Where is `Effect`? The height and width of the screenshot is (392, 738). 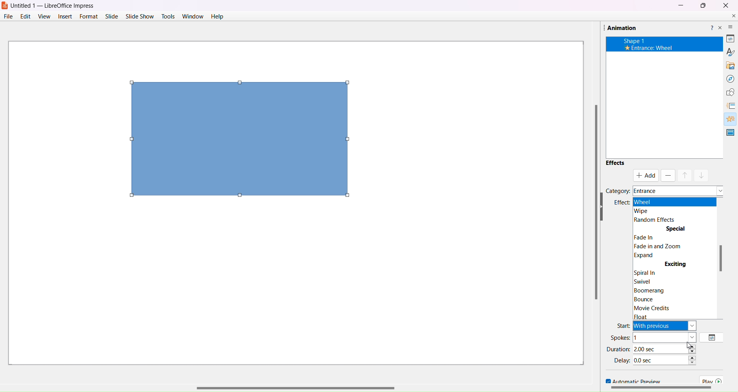
Effect is located at coordinates (620, 203).